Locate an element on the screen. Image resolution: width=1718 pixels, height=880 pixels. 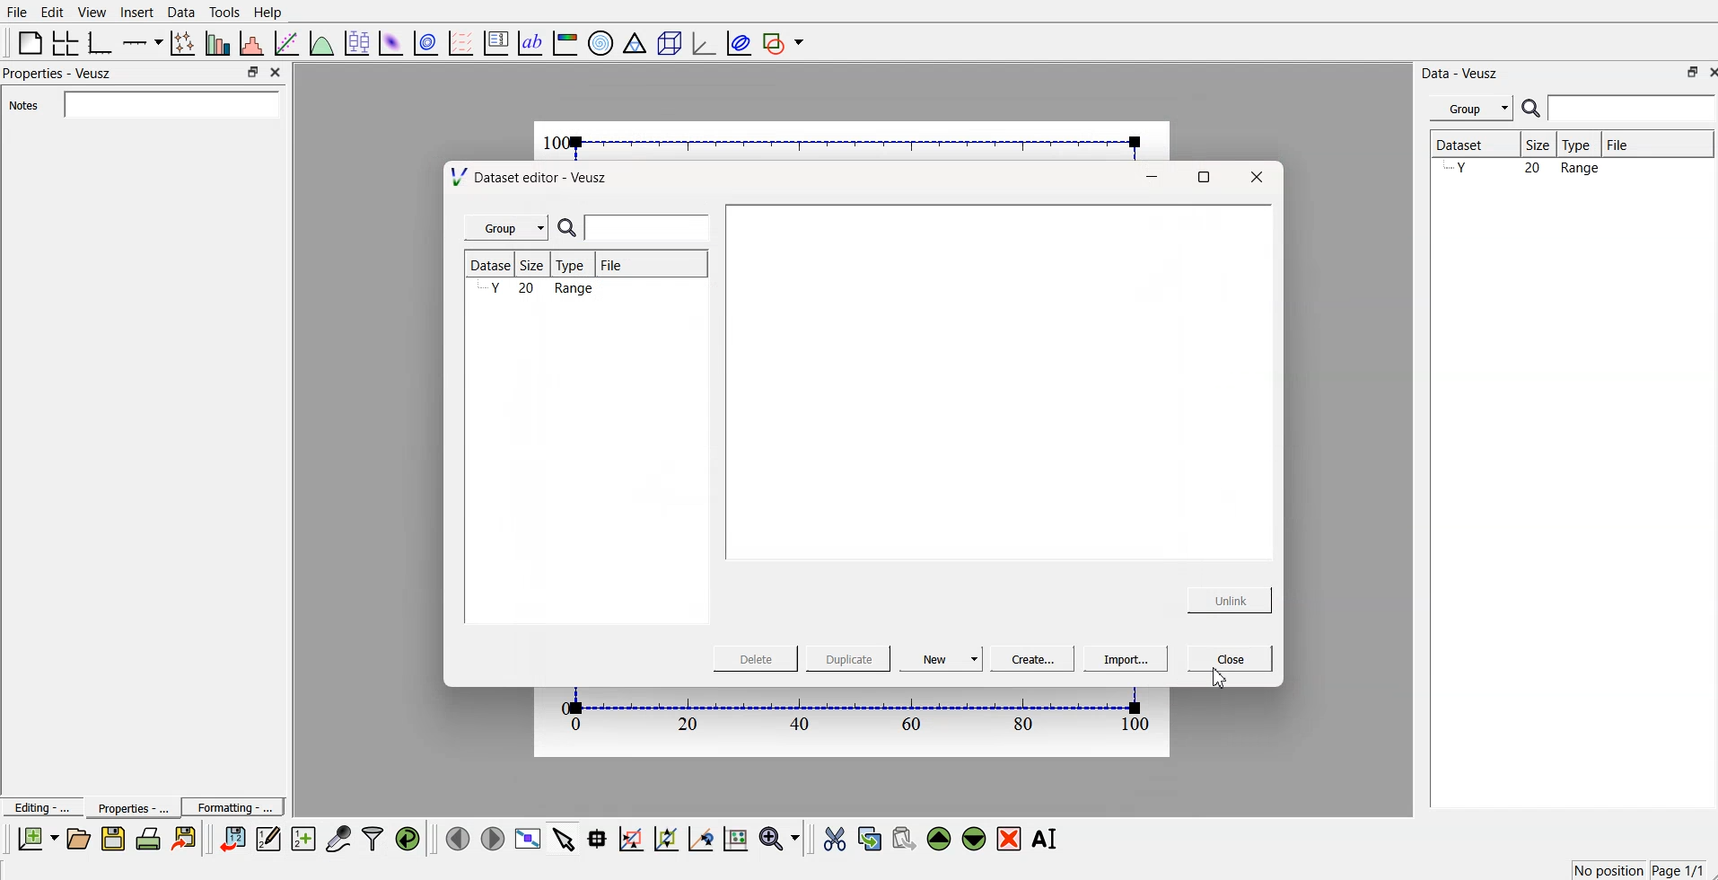
plot a function is located at coordinates (322, 42).